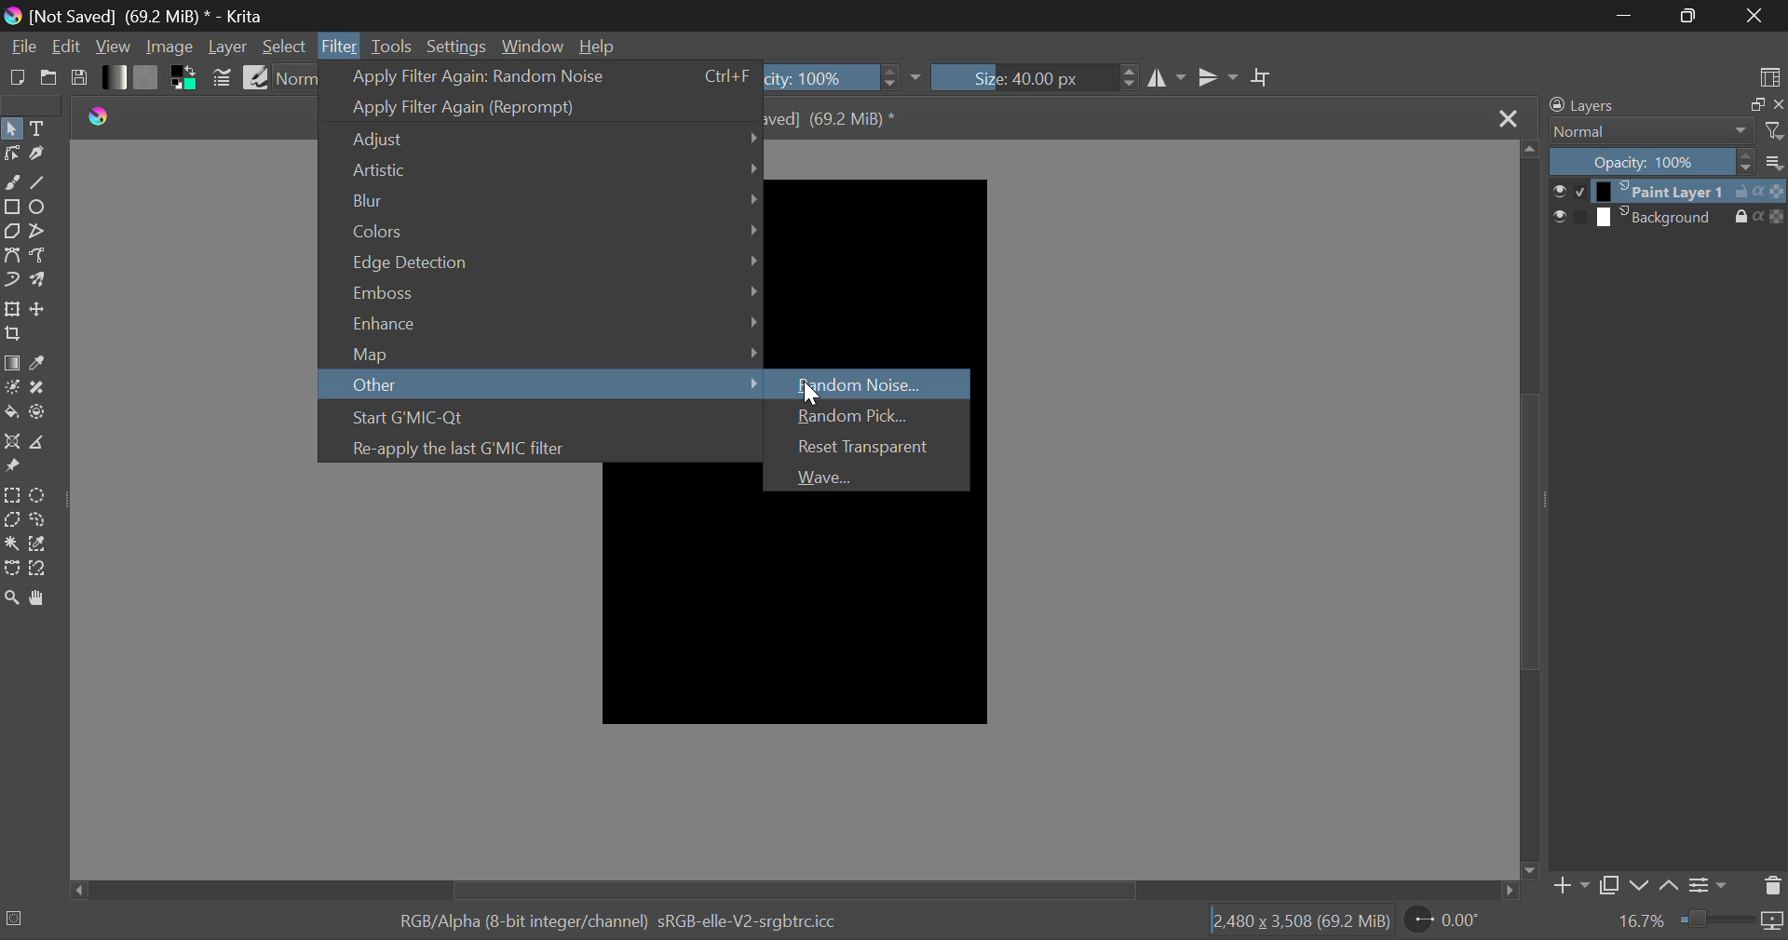  I want to click on Scroll Bar, so click(1529, 507).